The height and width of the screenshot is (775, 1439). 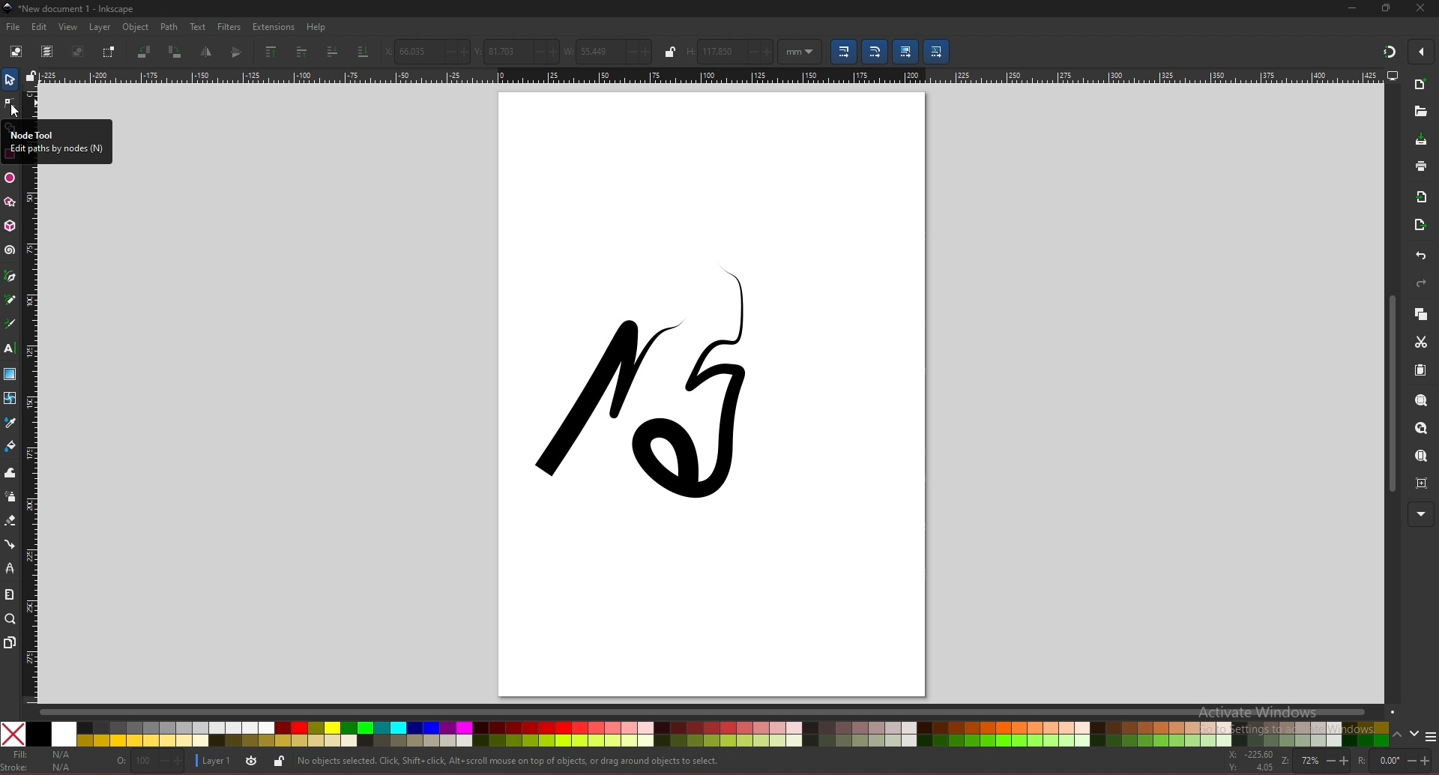 I want to click on resize, so click(x=1387, y=8).